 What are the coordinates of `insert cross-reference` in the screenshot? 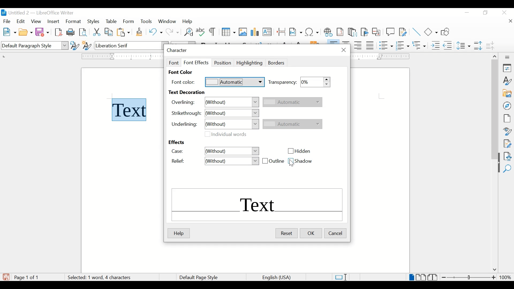 It's located at (376, 32).